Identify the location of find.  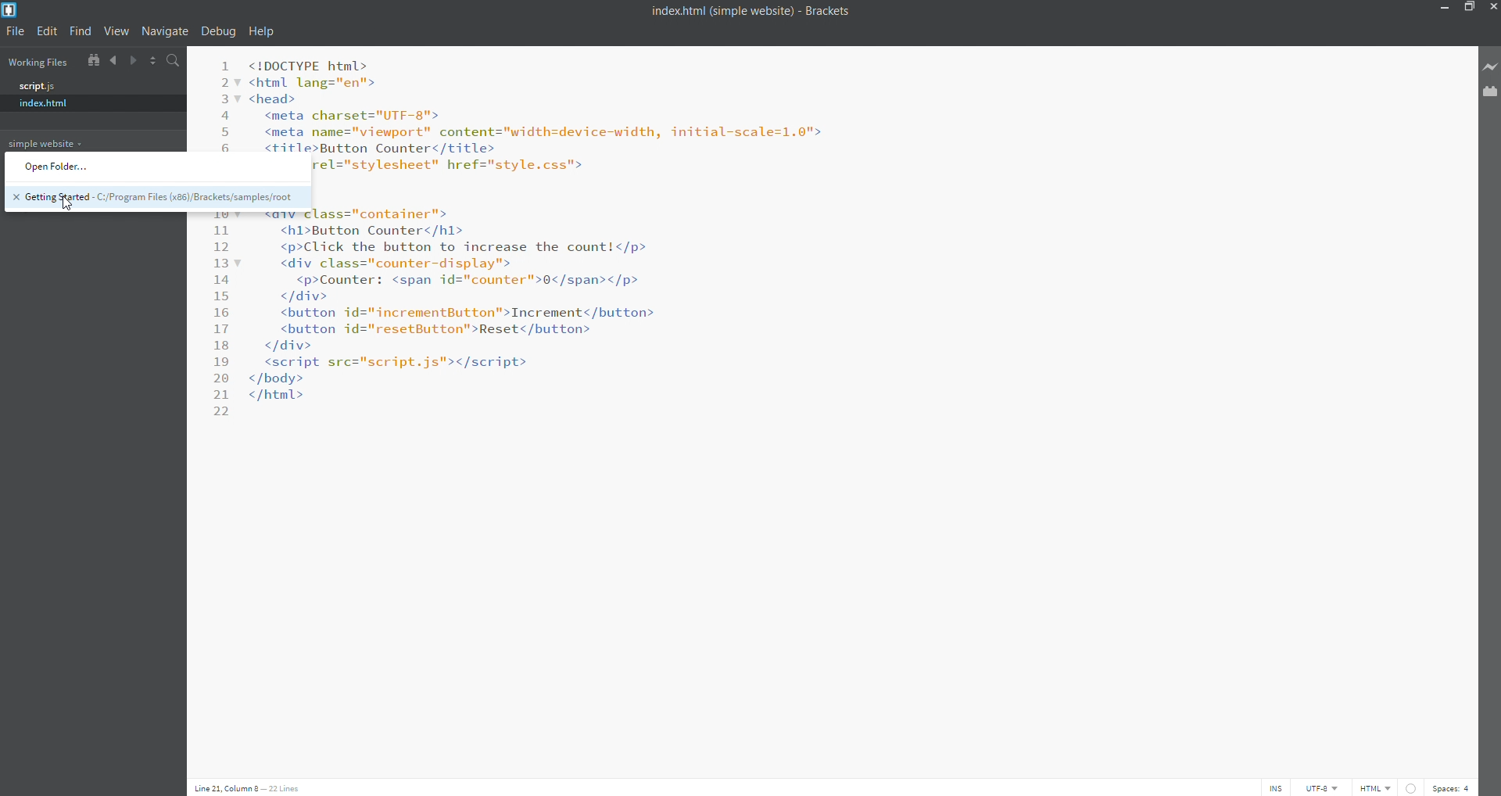
(81, 30).